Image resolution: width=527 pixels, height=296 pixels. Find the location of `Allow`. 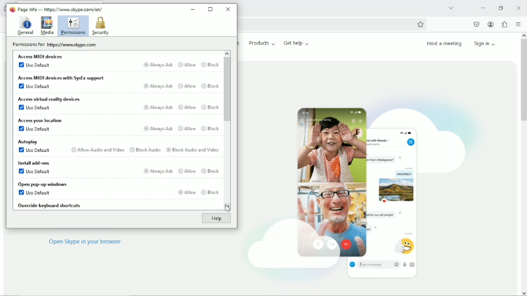

Allow is located at coordinates (187, 86).